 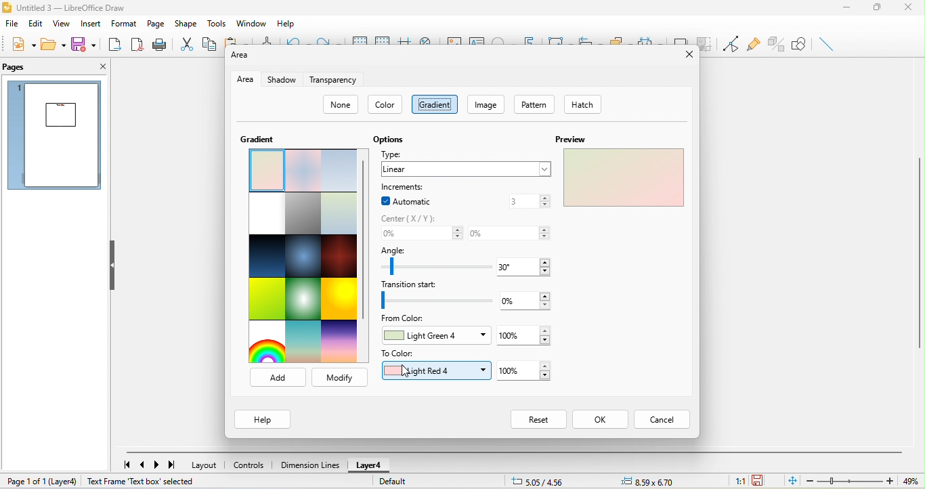 What do you see at coordinates (848, 7) in the screenshot?
I see `minimize` at bounding box center [848, 7].